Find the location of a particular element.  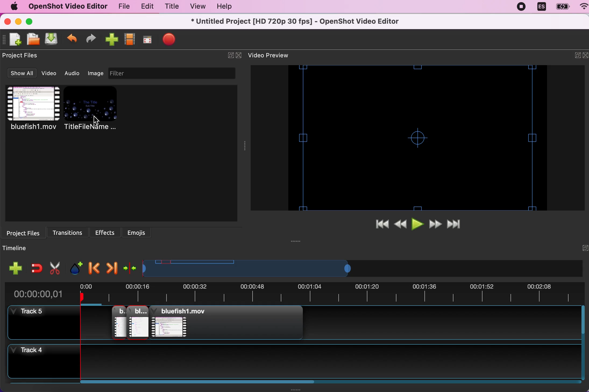

close is located at coordinates (239, 56).